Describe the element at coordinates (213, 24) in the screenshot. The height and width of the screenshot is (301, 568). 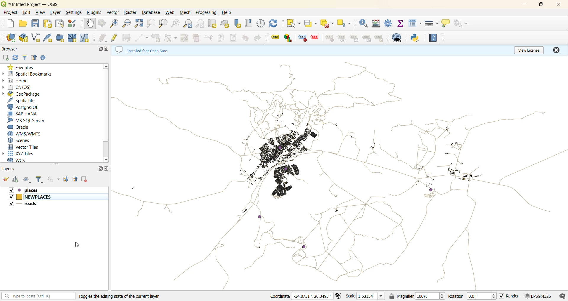
I see `new map view` at that location.